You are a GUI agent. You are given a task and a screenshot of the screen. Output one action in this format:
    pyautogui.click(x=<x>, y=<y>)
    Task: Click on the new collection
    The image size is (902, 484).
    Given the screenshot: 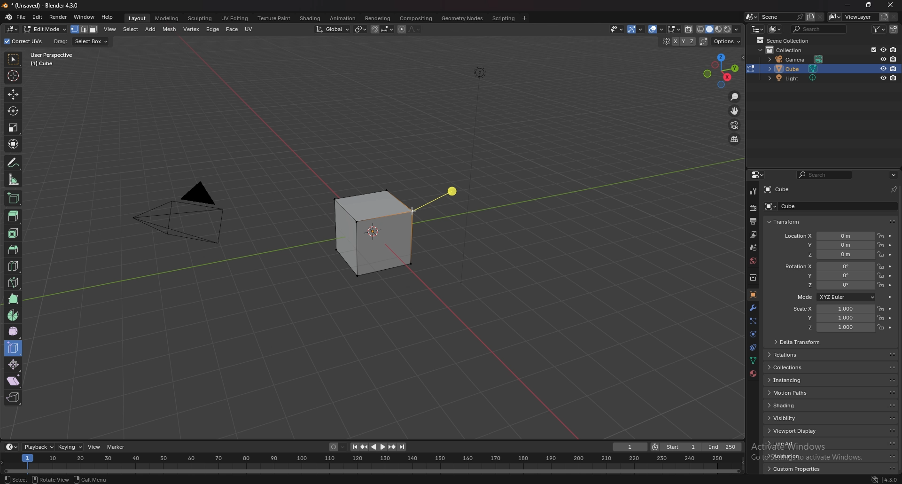 What is the action you would take?
    pyautogui.click(x=894, y=29)
    